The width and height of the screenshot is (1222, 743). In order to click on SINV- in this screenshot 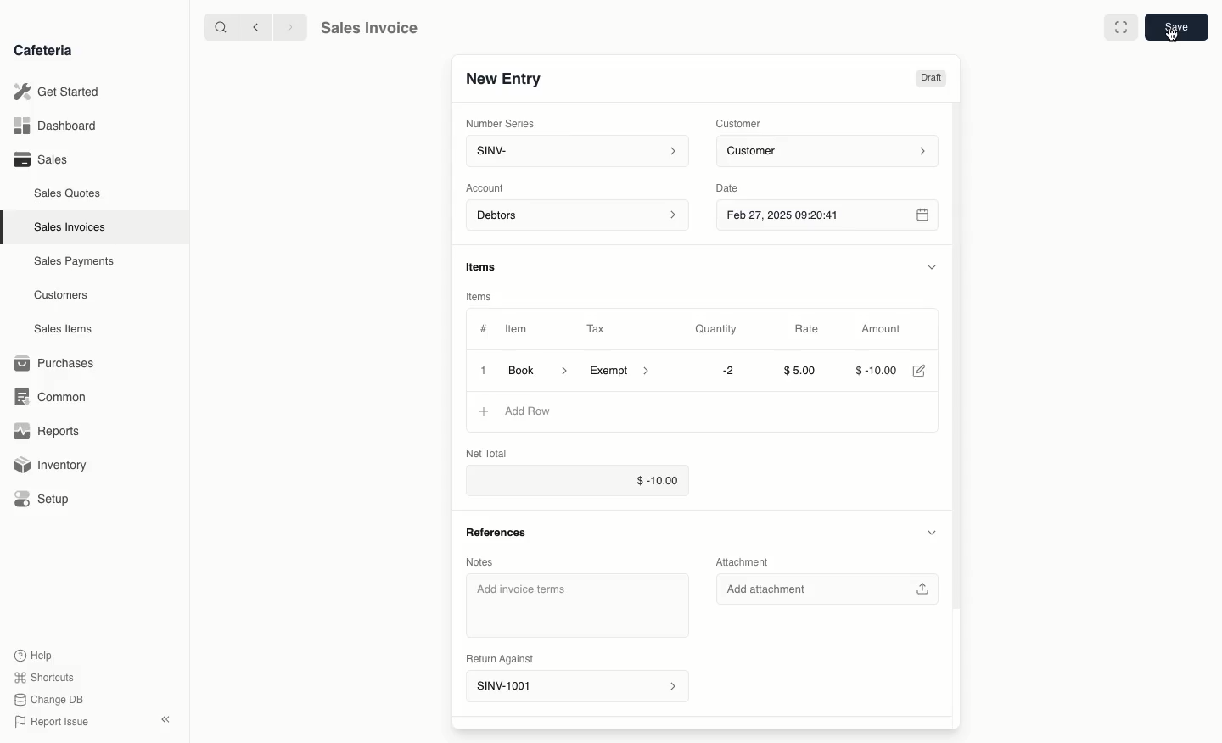, I will do `click(576, 151)`.